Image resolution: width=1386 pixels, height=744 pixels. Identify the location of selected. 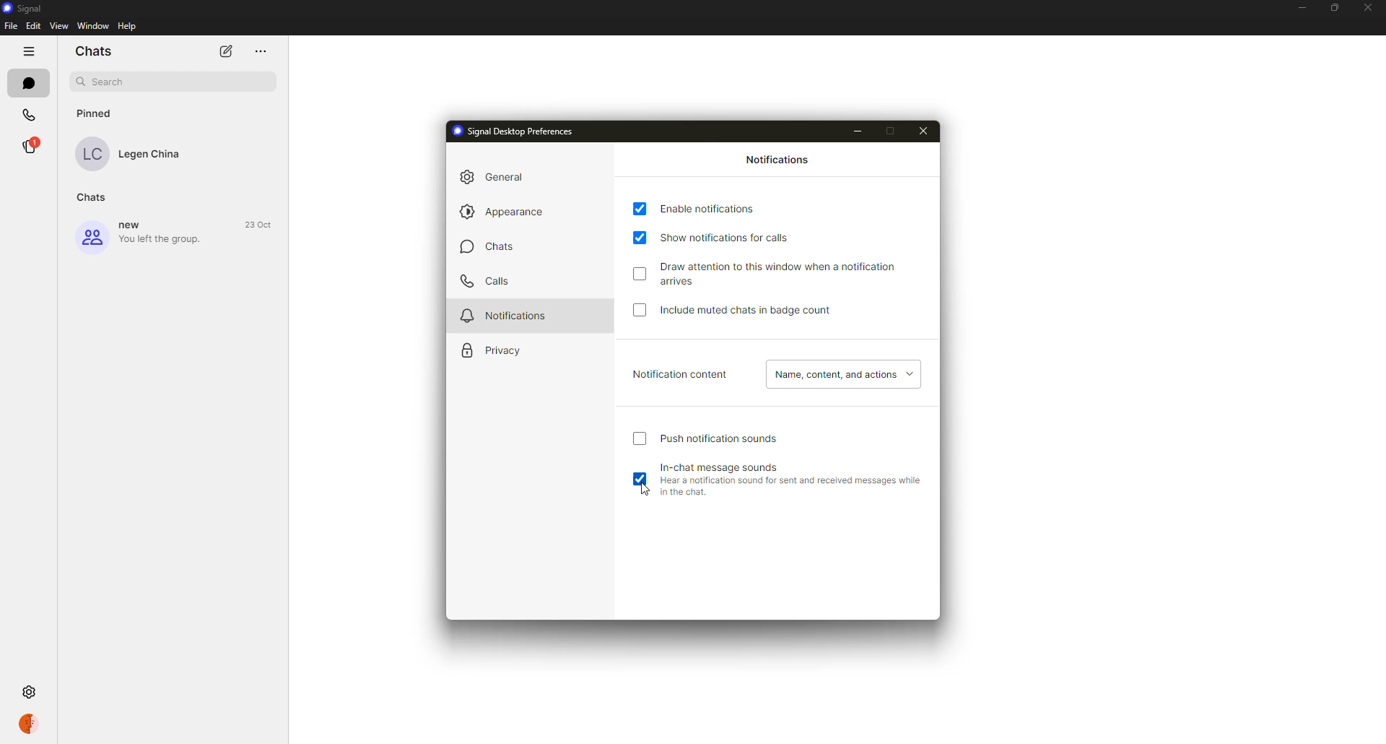
(639, 477).